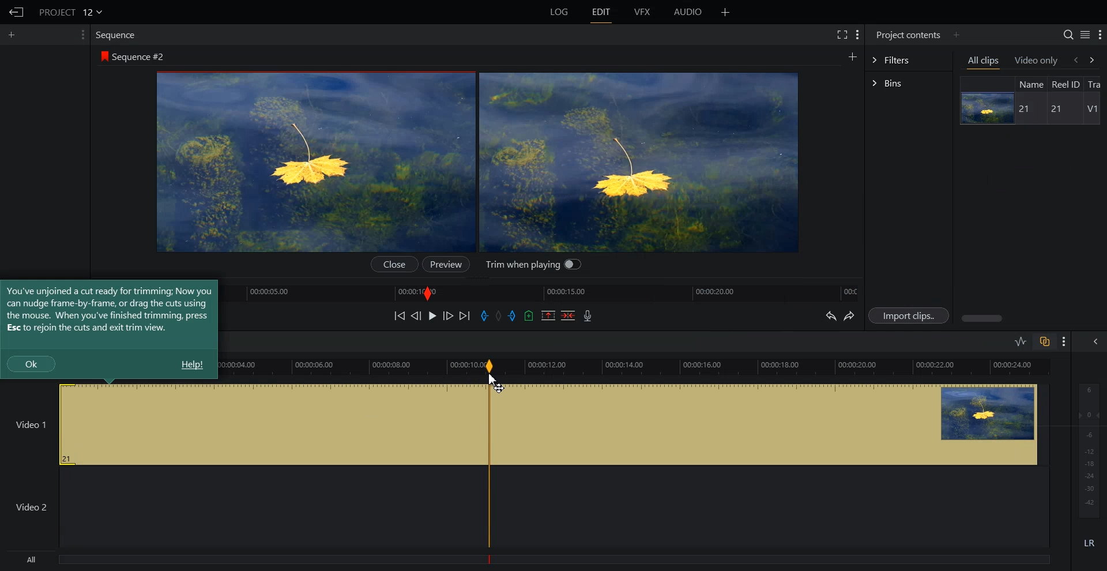  Describe the element at coordinates (432, 315) in the screenshot. I see `Play` at that location.